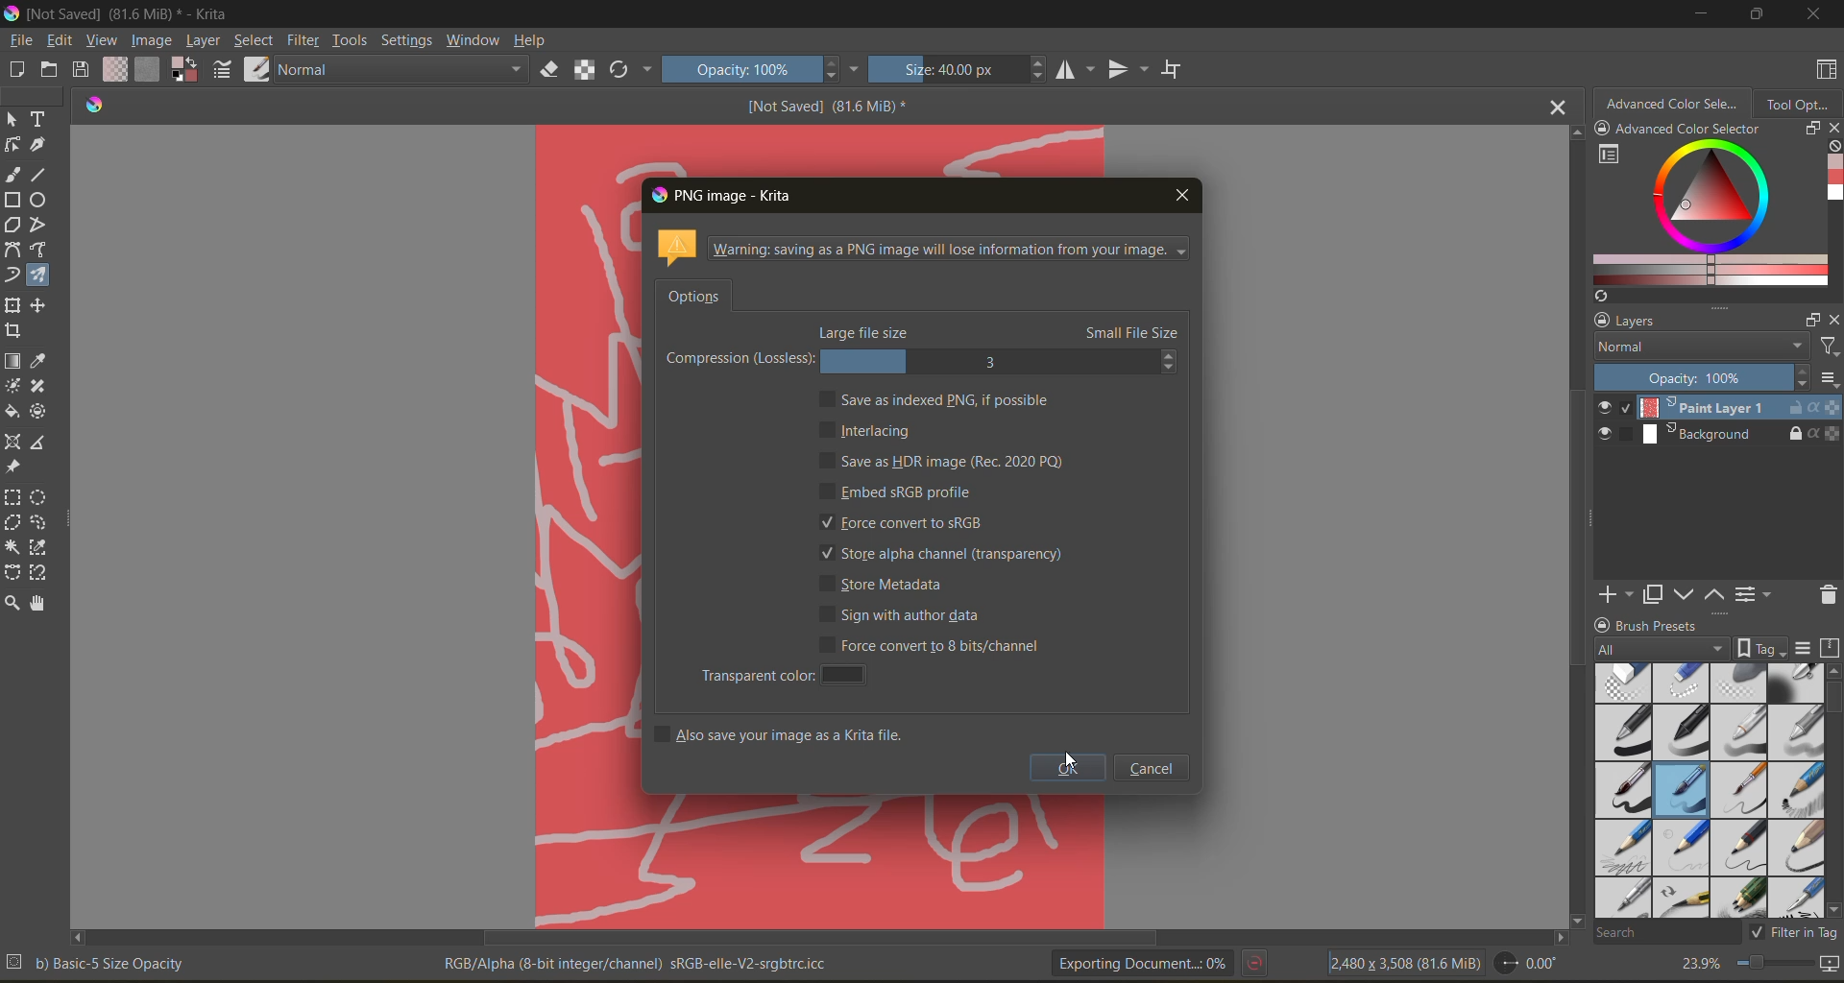  I want to click on image, so click(154, 40).